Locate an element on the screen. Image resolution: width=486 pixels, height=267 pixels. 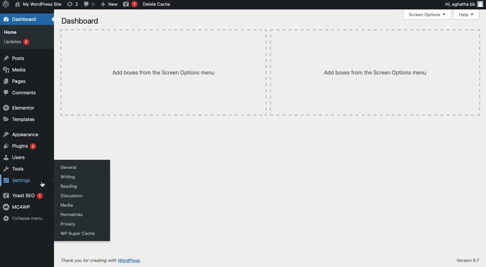
WordPress. is located at coordinates (130, 260).